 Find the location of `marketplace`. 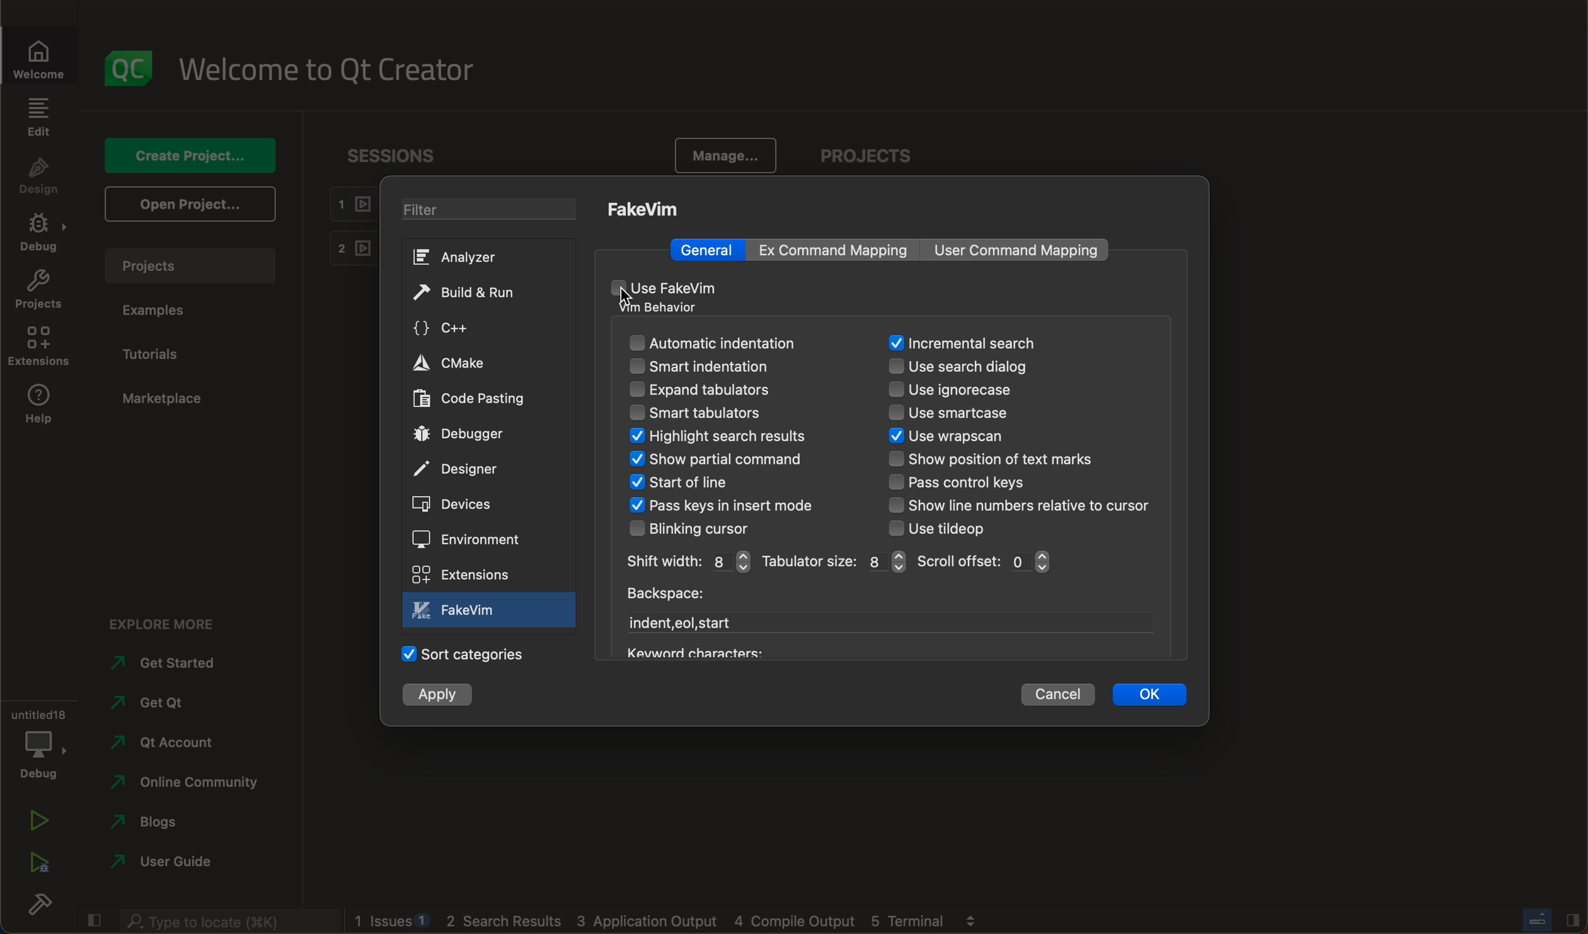

marketplace is located at coordinates (166, 398).